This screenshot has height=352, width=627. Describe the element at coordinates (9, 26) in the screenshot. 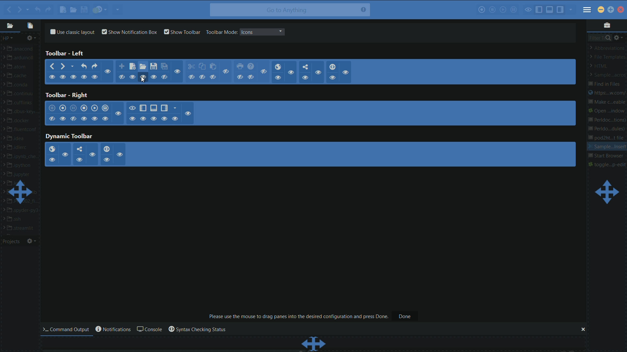

I see `places` at that location.